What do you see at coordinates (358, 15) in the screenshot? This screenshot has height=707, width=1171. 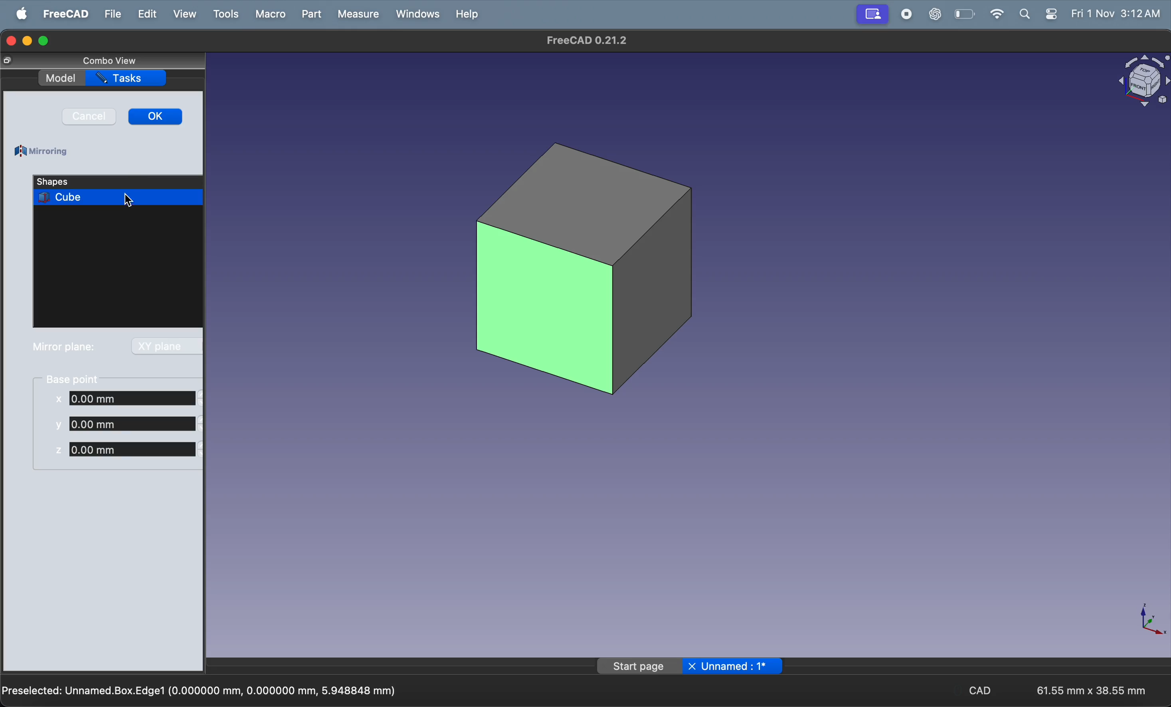 I see `measure` at bounding box center [358, 15].